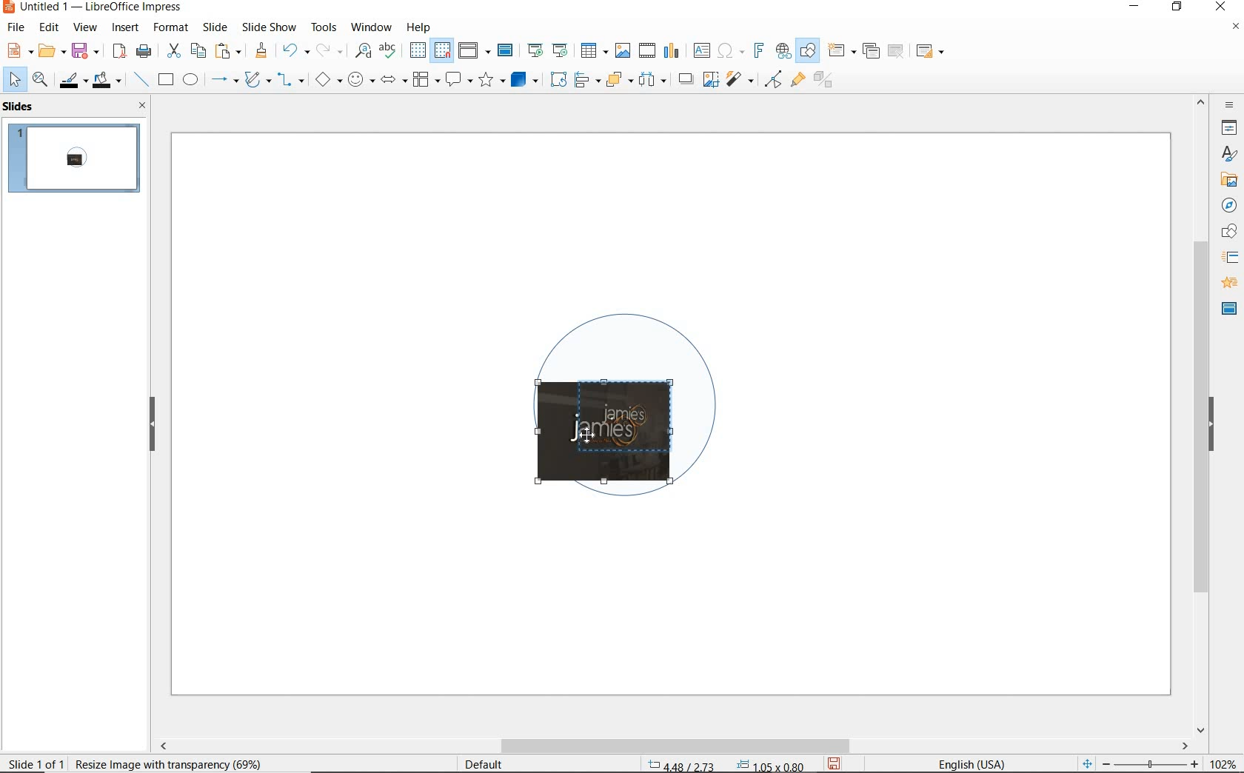 The height and width of the screenshot is (773, 1244). I want to click on help, so click(421, 25).